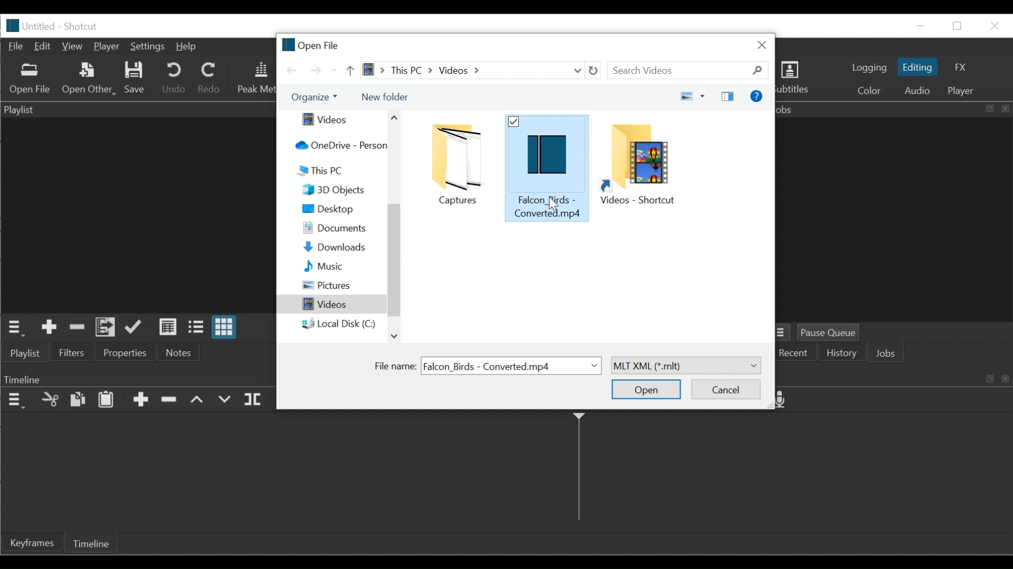  What do you see at coordinates (341, 247) in the screenshot?
I see `Downloads` at bounding box center [341, 247].